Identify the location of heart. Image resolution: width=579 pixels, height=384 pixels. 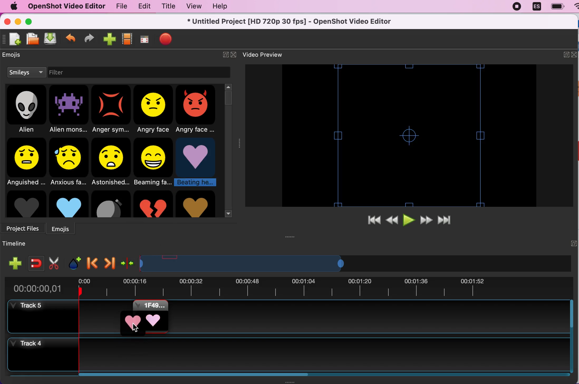
(195, 204).